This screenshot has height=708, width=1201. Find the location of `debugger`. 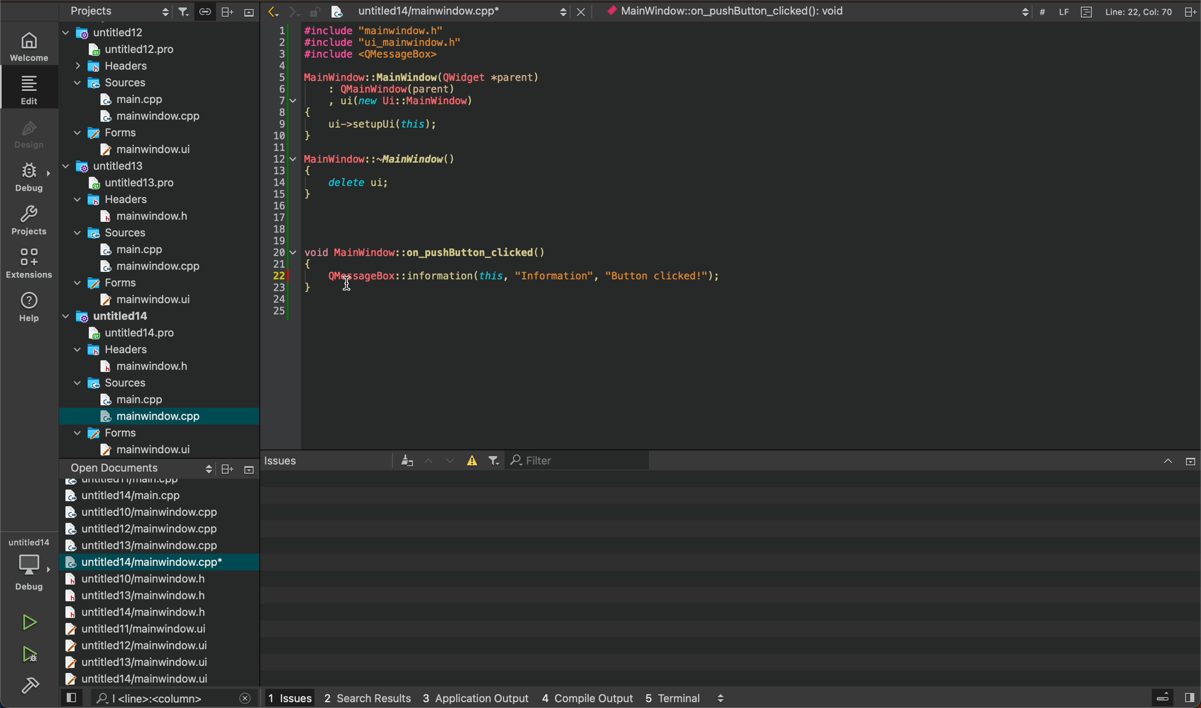

debugger is located at coordinates (31, 567).